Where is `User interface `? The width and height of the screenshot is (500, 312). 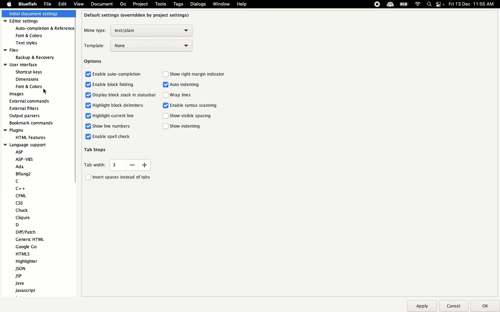 User interface  is located at coordinates (27, 64).